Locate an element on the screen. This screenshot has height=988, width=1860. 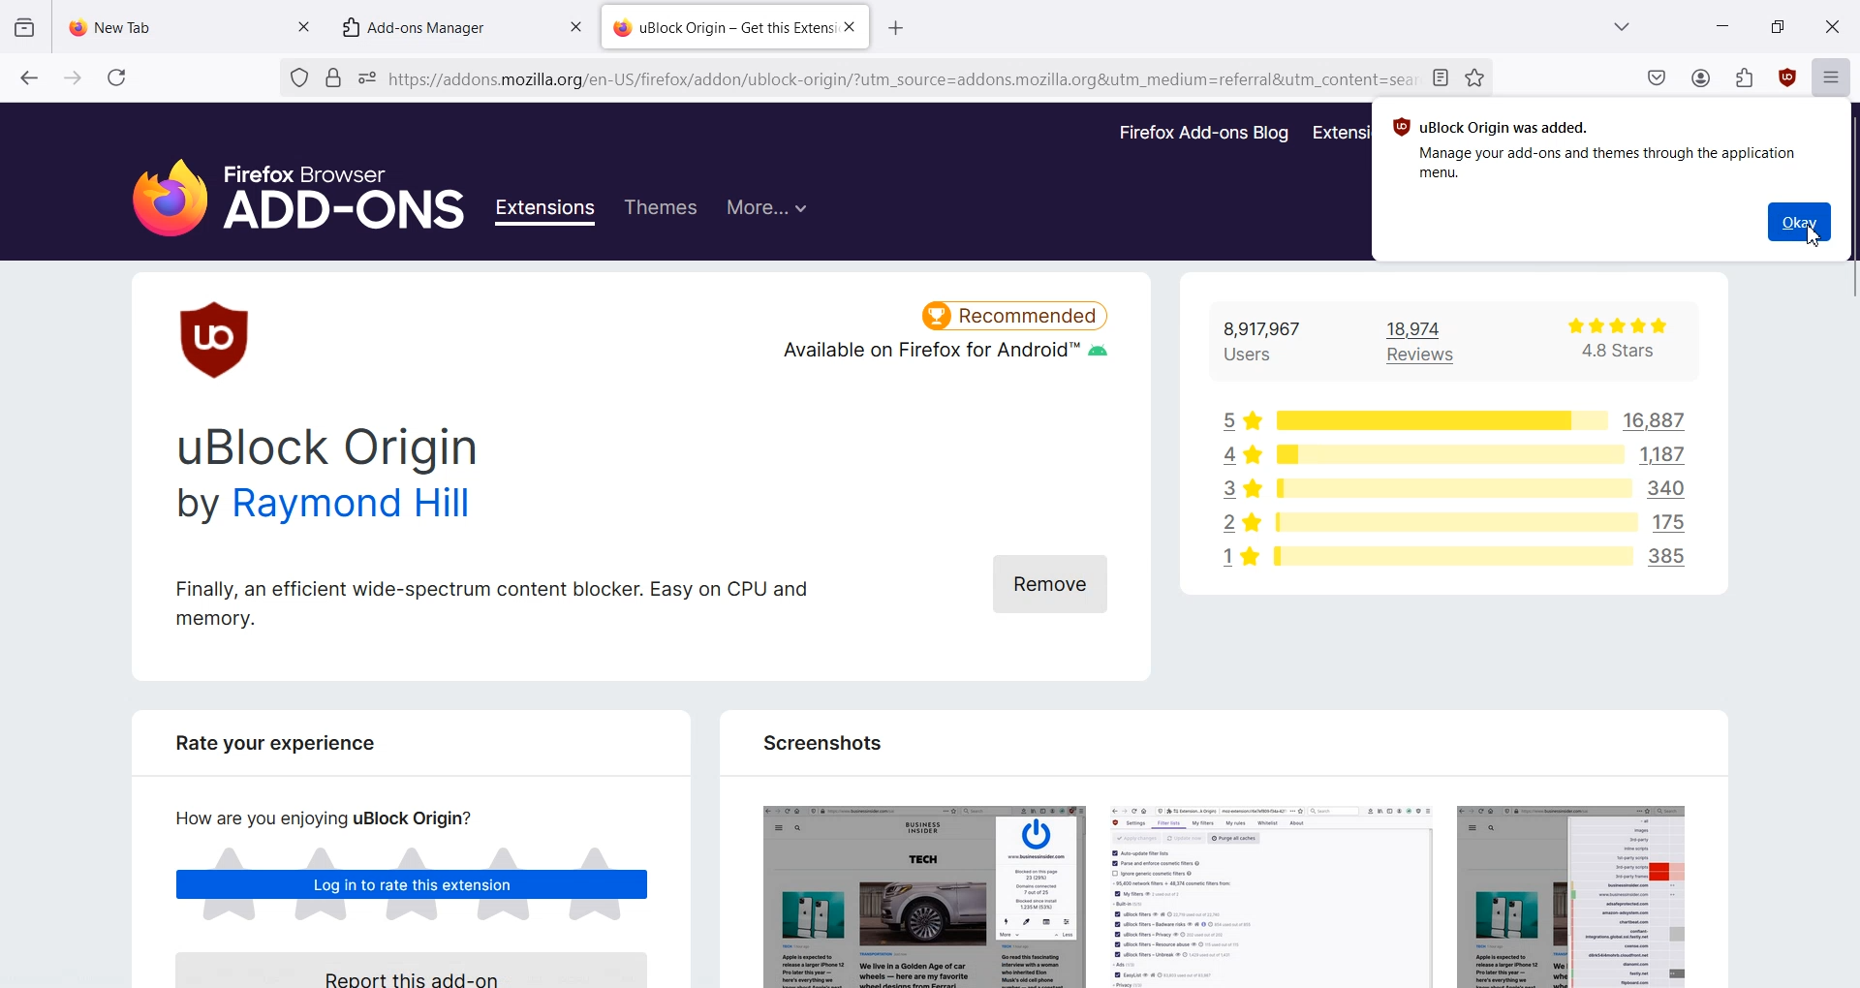
Available on Firefox for Android™ is located at coordinates (943, 358).